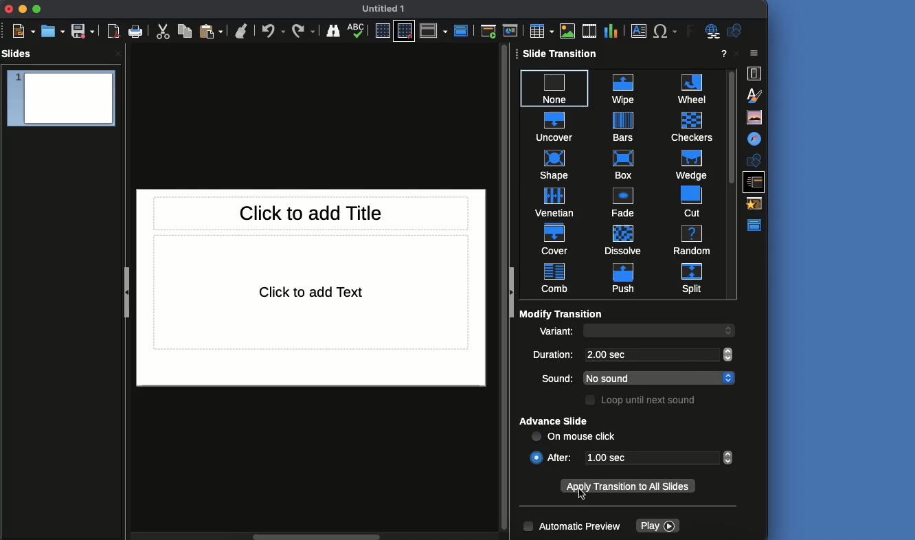 Image resolution: width=915 pixels, height=540 pixels. What do you see at coordinates (651, 354) in the screenshot?
I see `2.00 sec` at bounding box center [651, 354].